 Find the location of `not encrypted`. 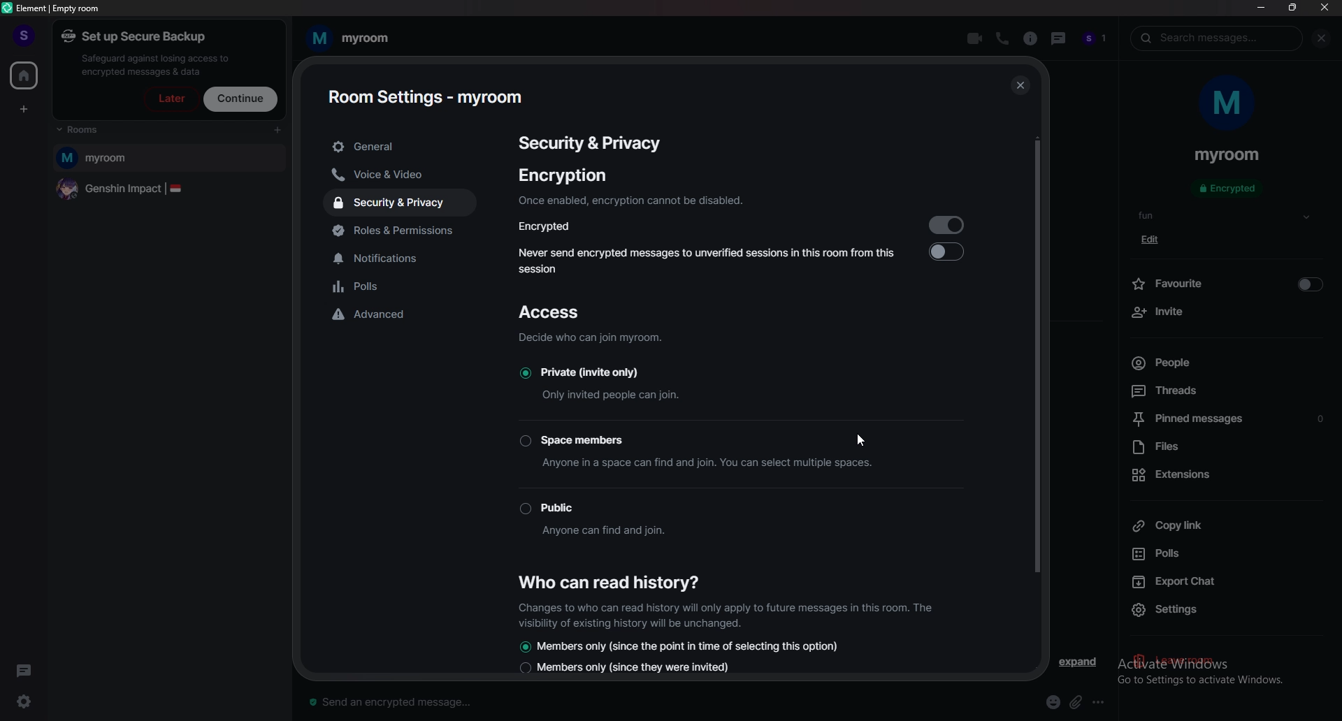

not encrypted is located at coordinates (1227, 188).